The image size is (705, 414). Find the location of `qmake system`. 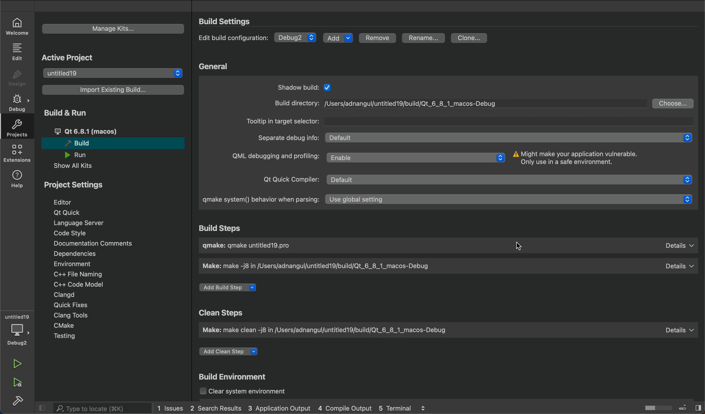

qmake system is located at coordinates (260, 199).